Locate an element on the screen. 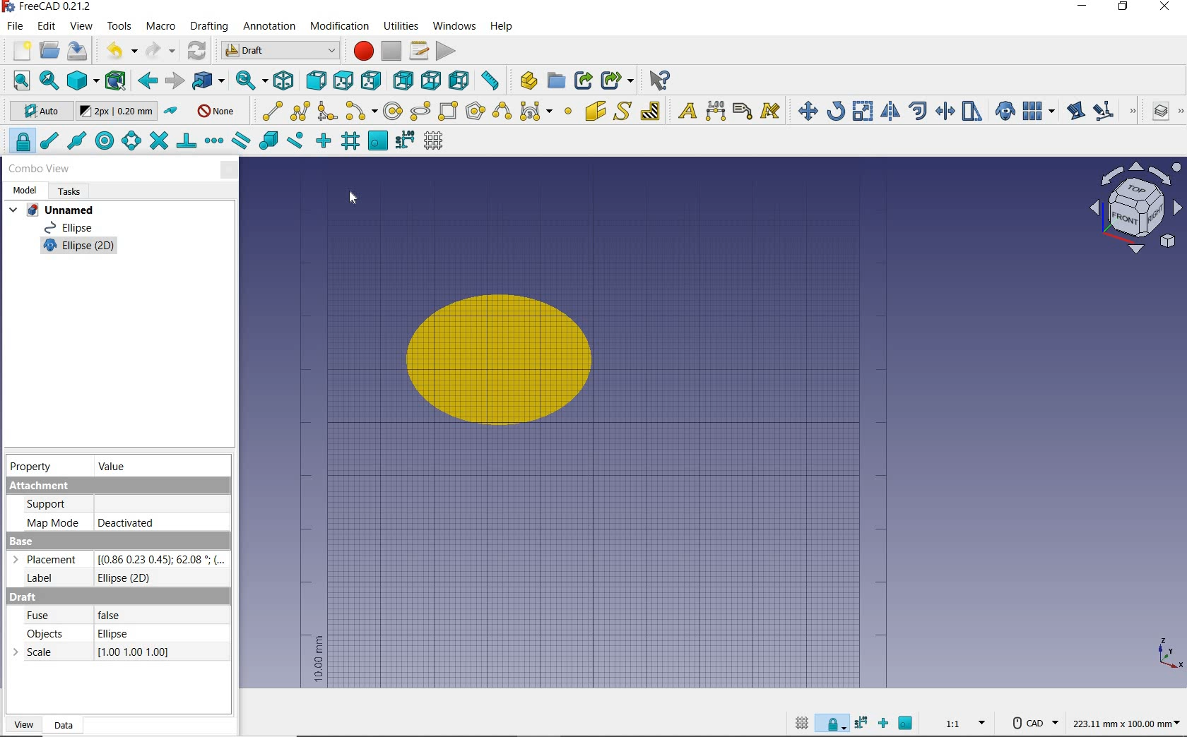  toggle grid is located at coordinates (800, 724).